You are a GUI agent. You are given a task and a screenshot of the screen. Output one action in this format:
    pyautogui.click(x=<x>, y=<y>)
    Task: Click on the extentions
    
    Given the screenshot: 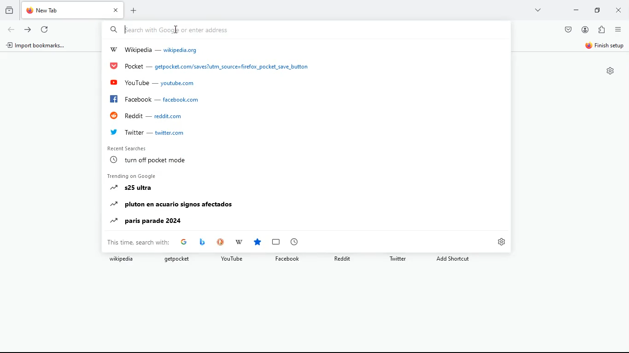 What is the action you would take?
    pyautogui.click(x=603, y=30)
    